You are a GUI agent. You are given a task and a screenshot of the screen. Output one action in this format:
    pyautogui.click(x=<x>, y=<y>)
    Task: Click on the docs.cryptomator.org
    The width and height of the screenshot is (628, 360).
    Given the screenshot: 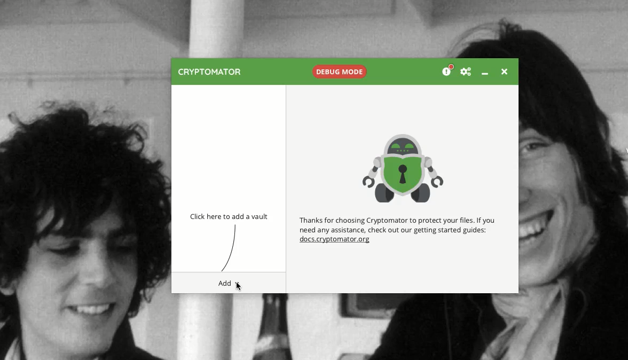 What is the action you would take?
    pyautogui.click(x=336, y=241)
    